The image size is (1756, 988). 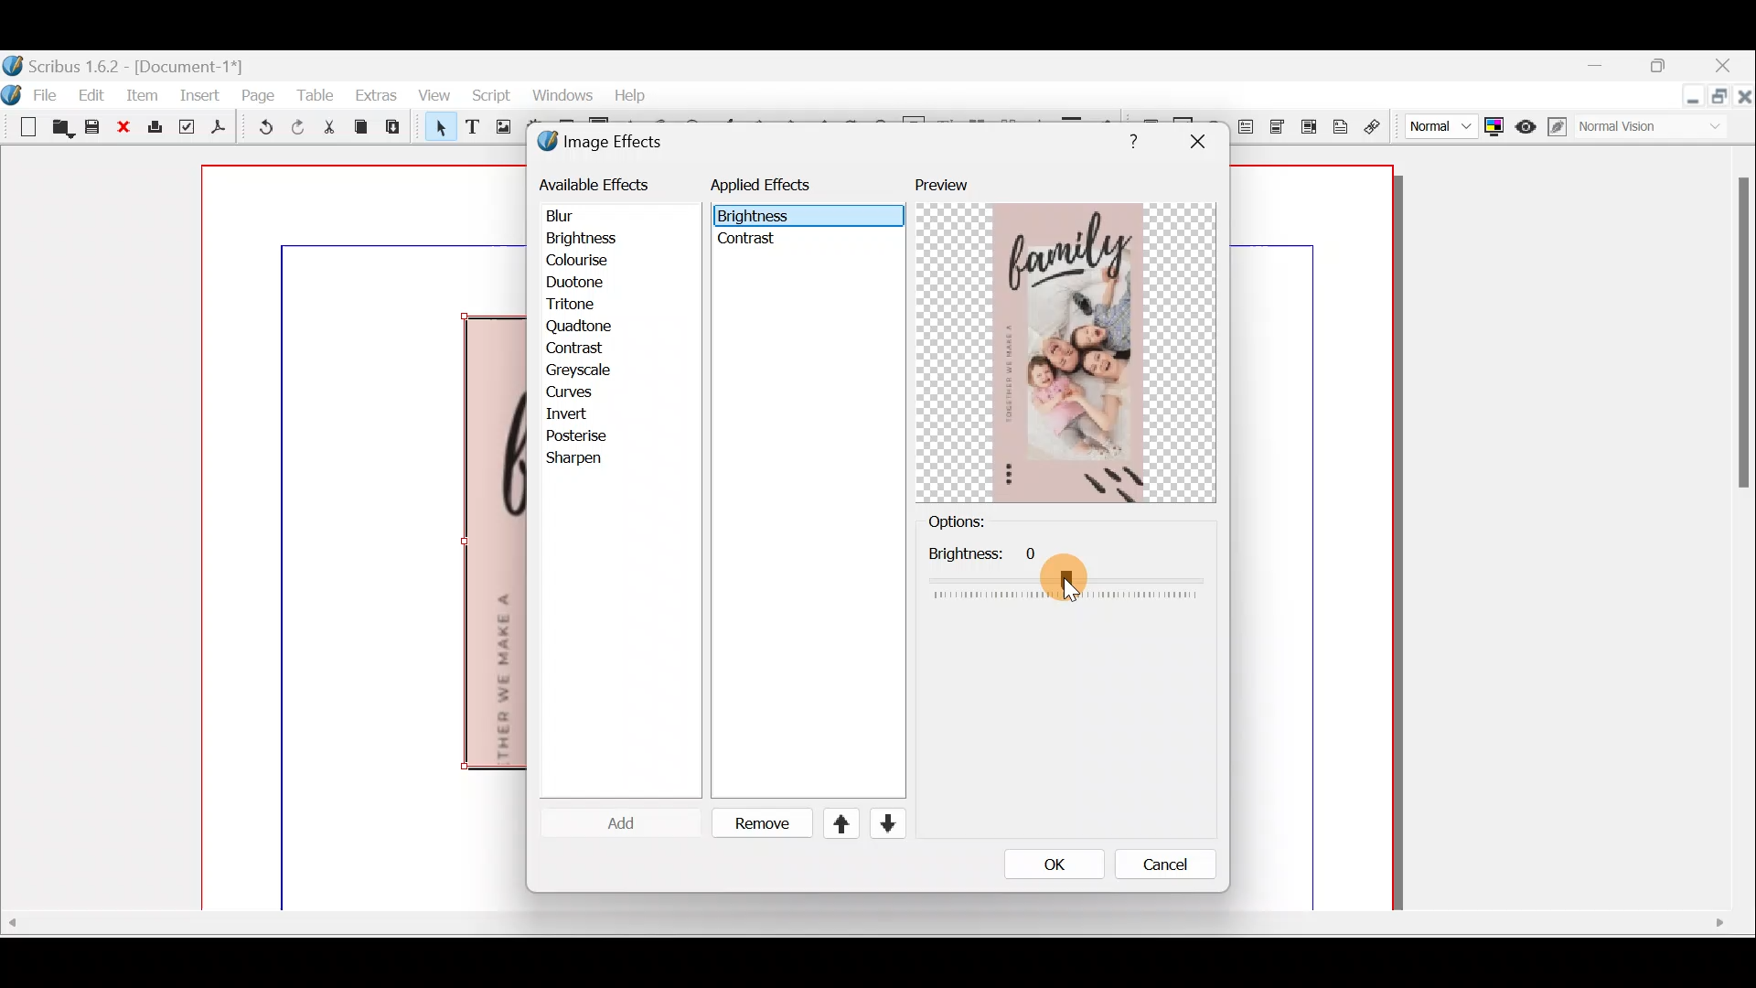 What do you see at coordinates (607, 822) in the screenshot?
I see `Cursor` at bounding box center [607, 822].